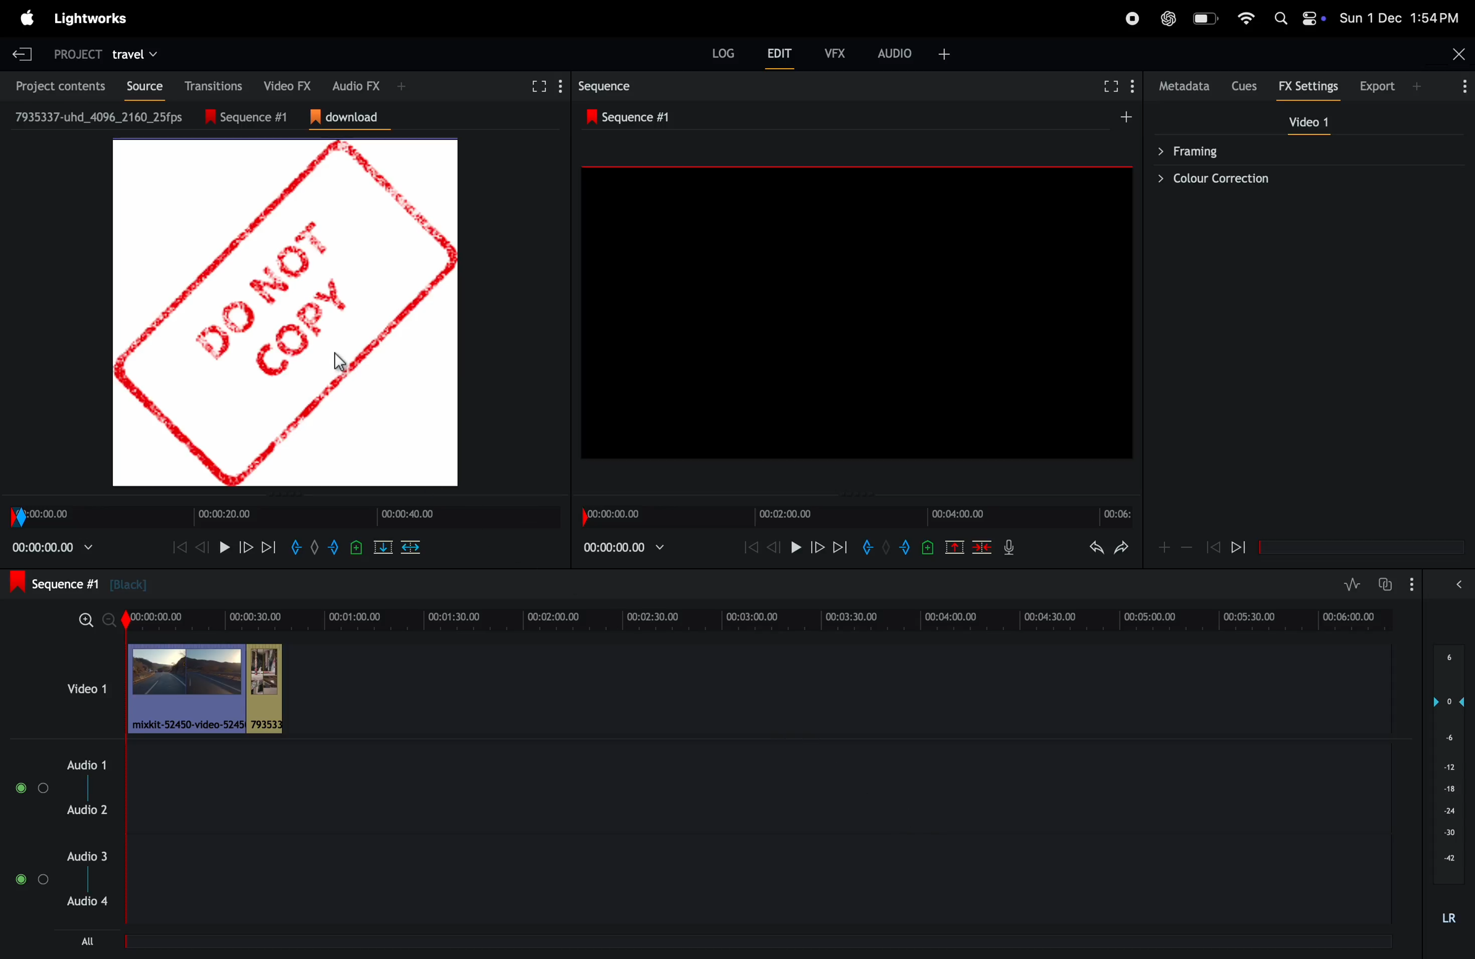 The width and height of the screenshot is (1475, 959). Describe the element at coordinates (866, 546) in the screenshot. I see `add in` at that location.